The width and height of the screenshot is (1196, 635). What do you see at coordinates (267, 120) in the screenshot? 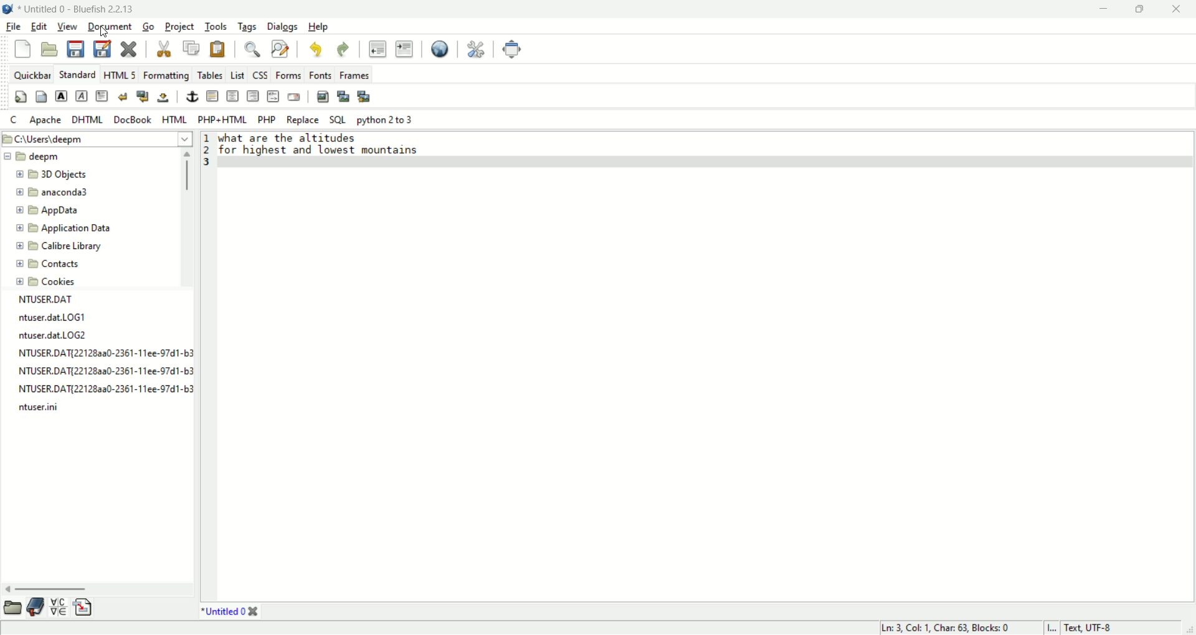
I see `PHP` at bounding box center [267, 120].